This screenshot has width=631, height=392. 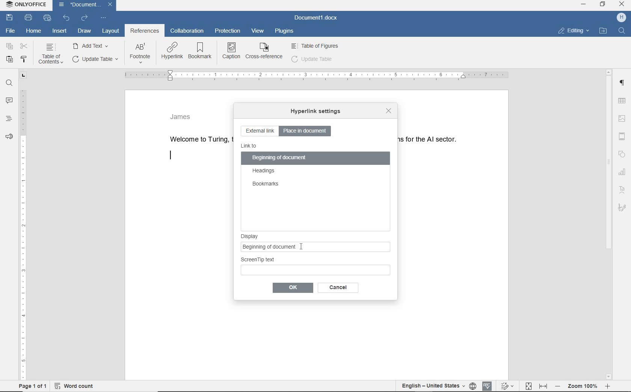 What do you see at coordinates (9, 121) in the screenshot?
I see `headings` at bounding box center [9, 121].